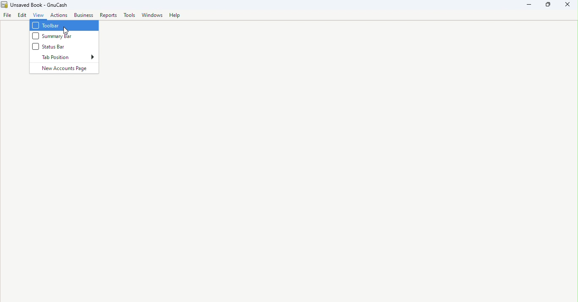 Image resolution: width=578 pixels, height=302 pixels. Describe the element at coordinates (550, 5) in the screenshot. I see `Maximize` at that location.